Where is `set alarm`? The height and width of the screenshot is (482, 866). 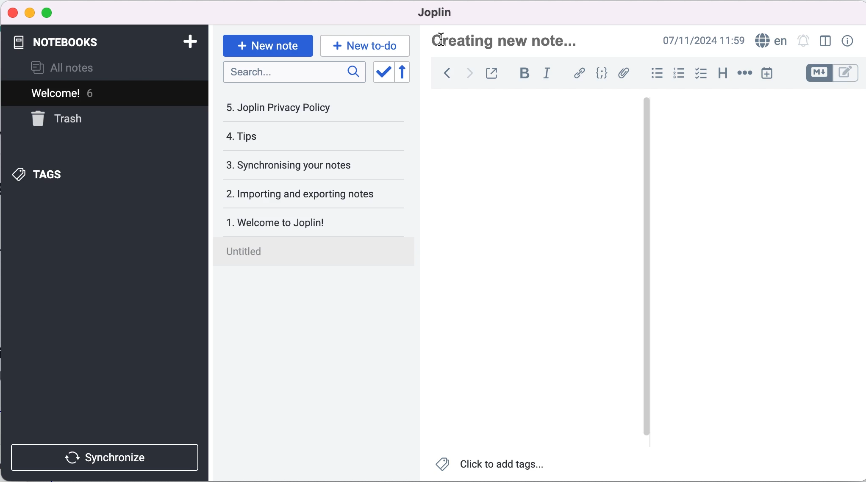 set alarm is located at coordinates (803, 42).